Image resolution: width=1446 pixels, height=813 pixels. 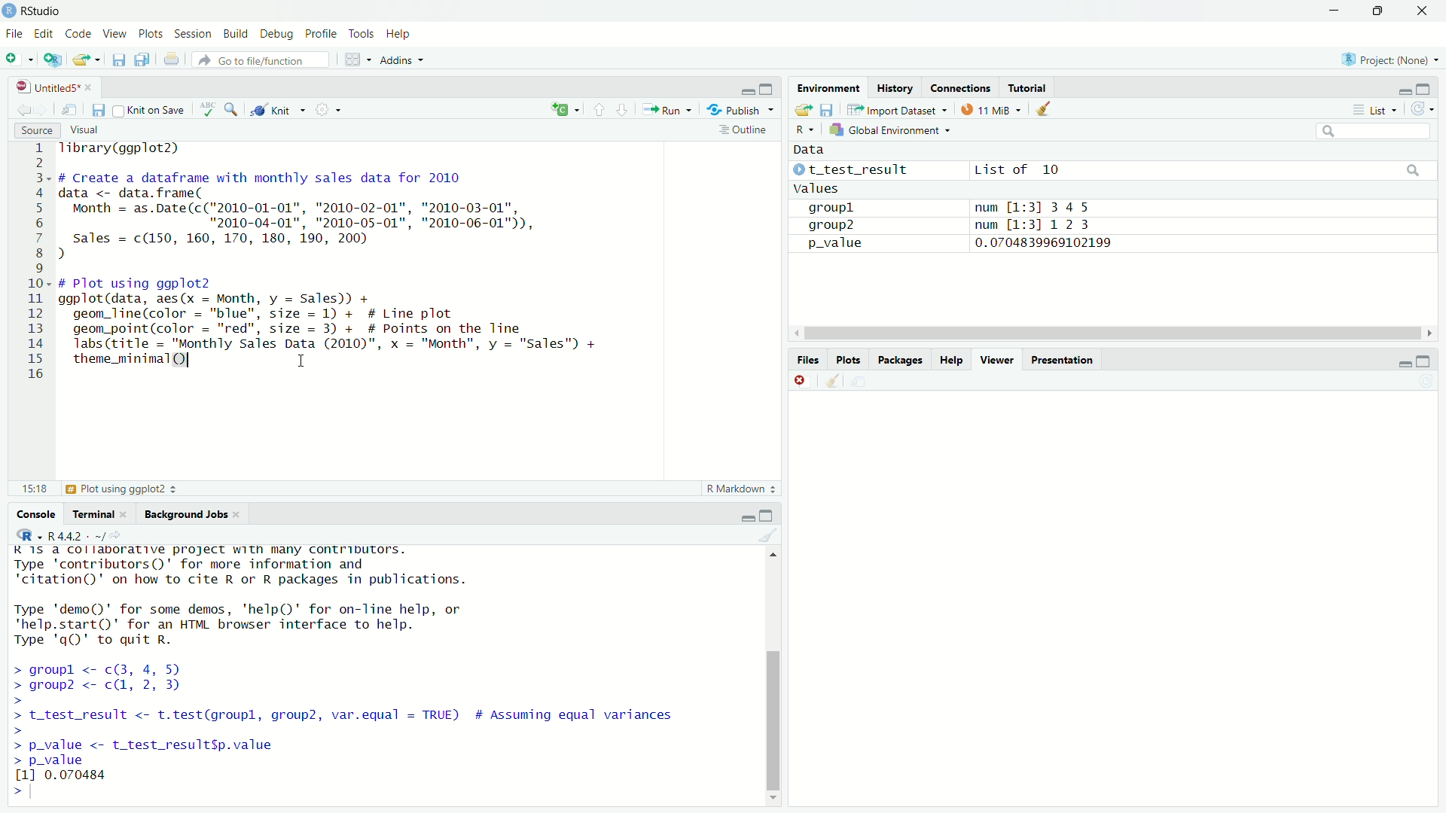 What do you see at coordinates (38, 263) in the screenshot?
I see `code line number` at bounding box center [38, 263].